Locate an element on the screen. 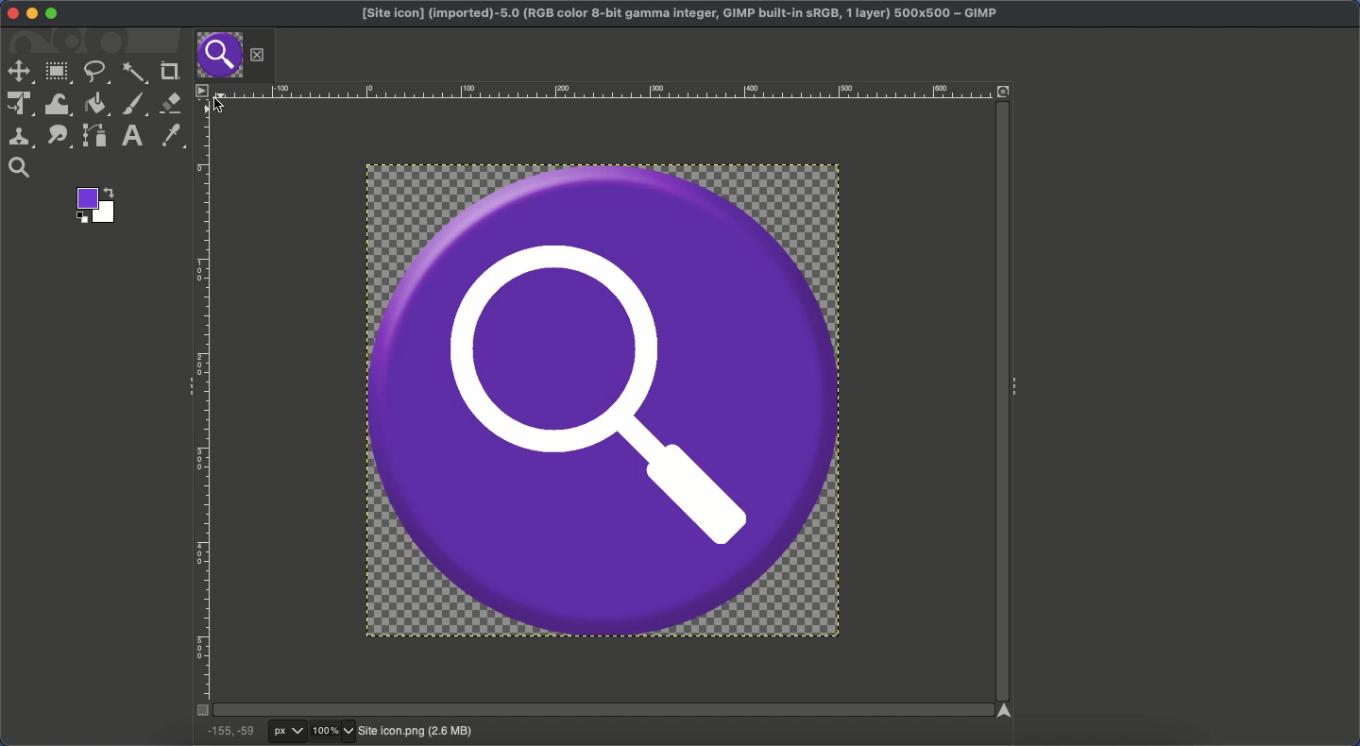 The image size is (1360, 746). Scroll is located at coordinates (999, 403).